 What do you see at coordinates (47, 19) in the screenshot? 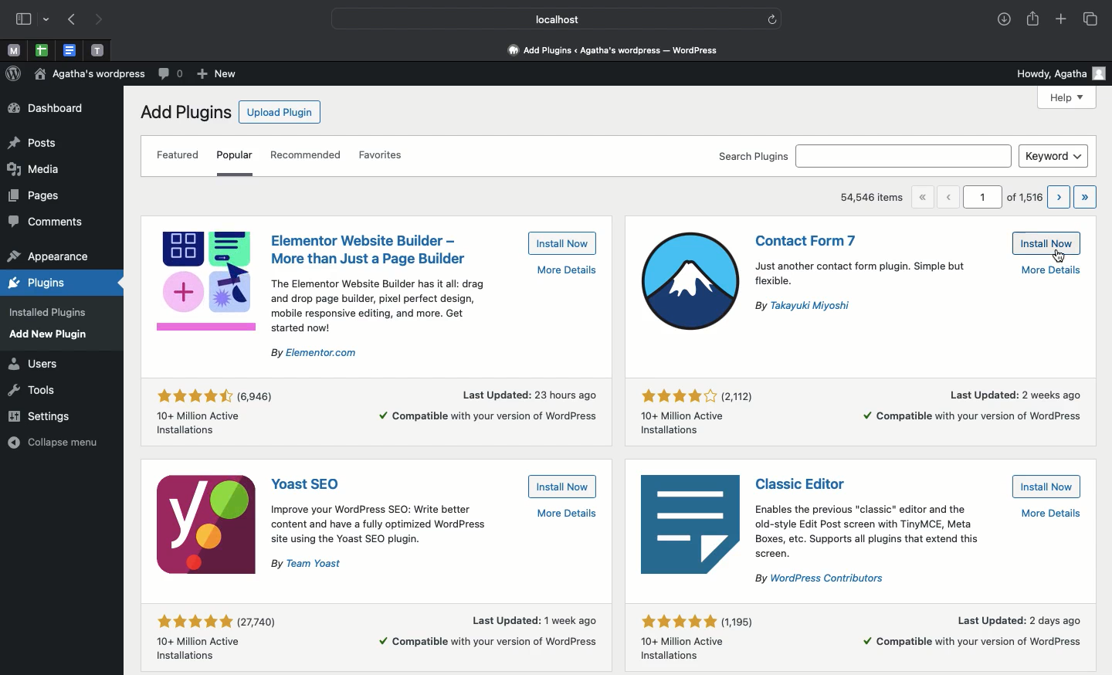
I see `drop-down` at bounding box center [47, 19].